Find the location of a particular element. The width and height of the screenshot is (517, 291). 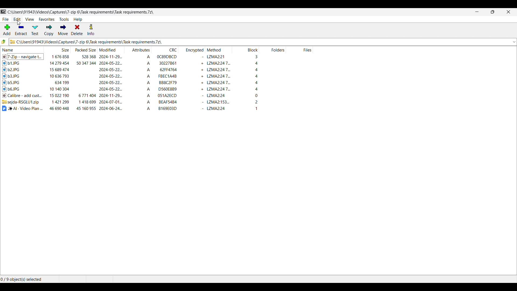

document file is located at coordinates (23, 108).